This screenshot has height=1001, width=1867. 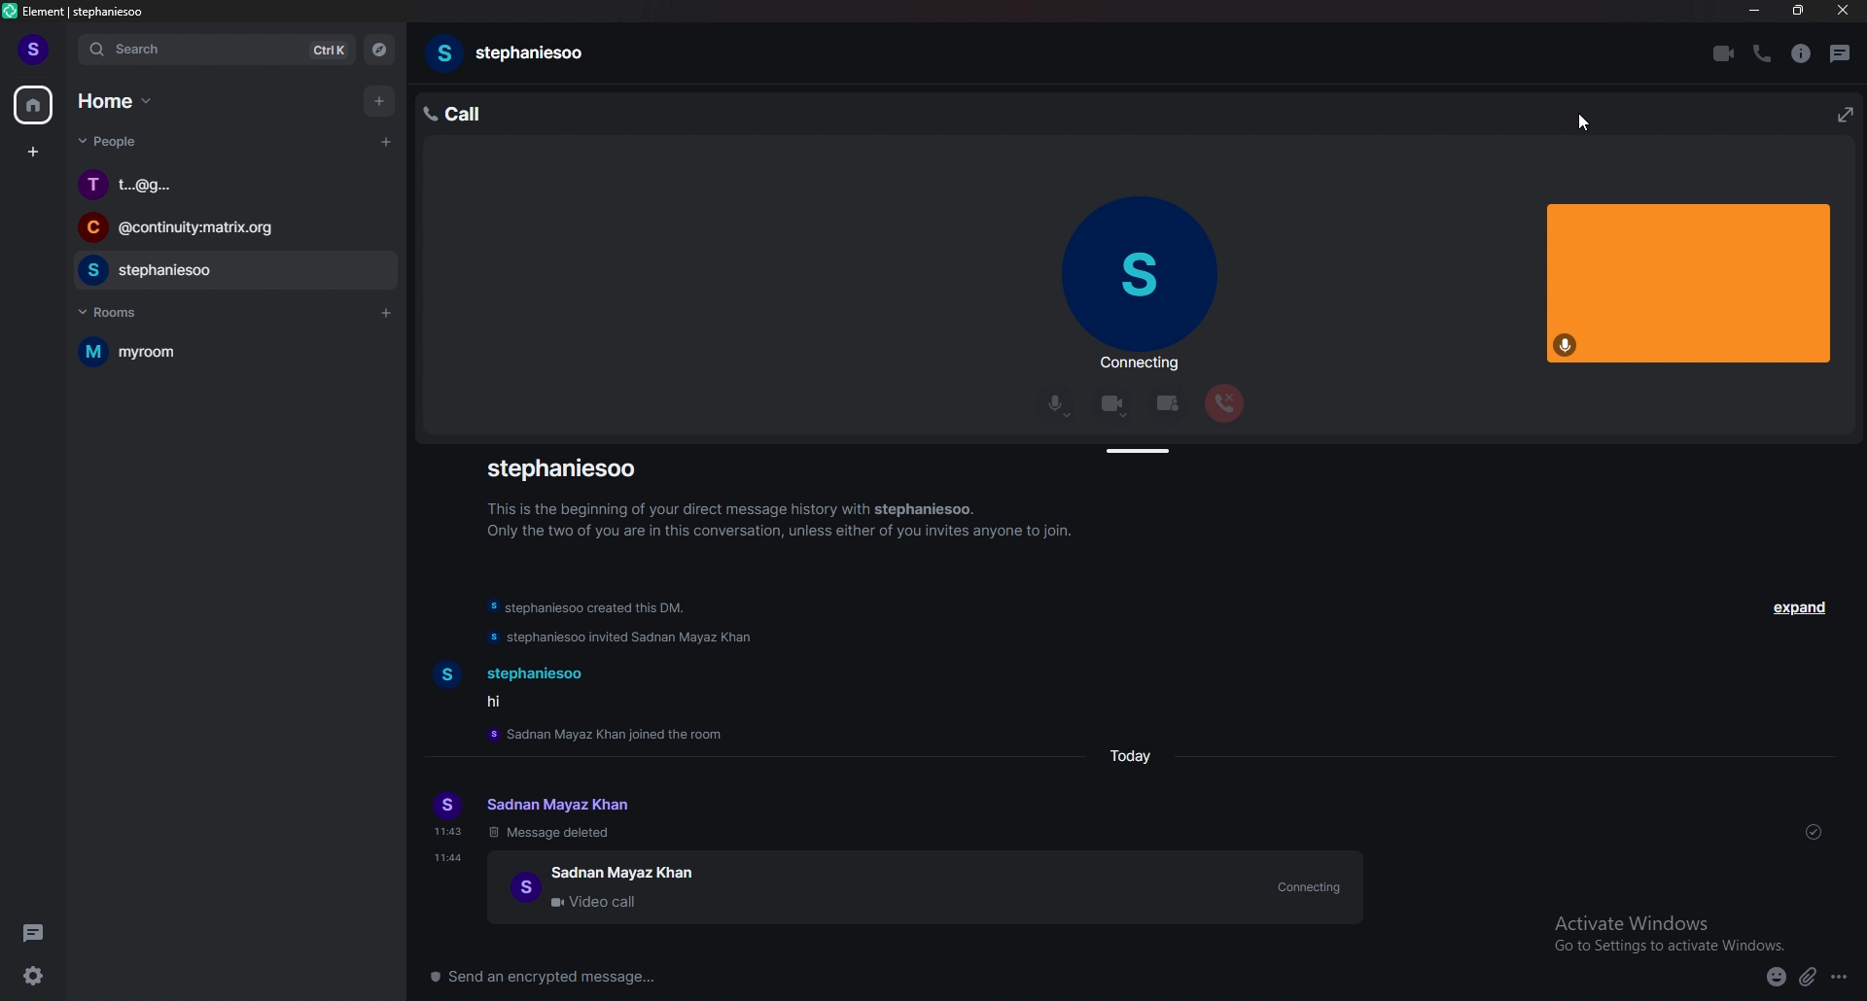 What do you see at coordinates (228, 351) in the screenshot?
I see `room` at bounding box center [228, 351].